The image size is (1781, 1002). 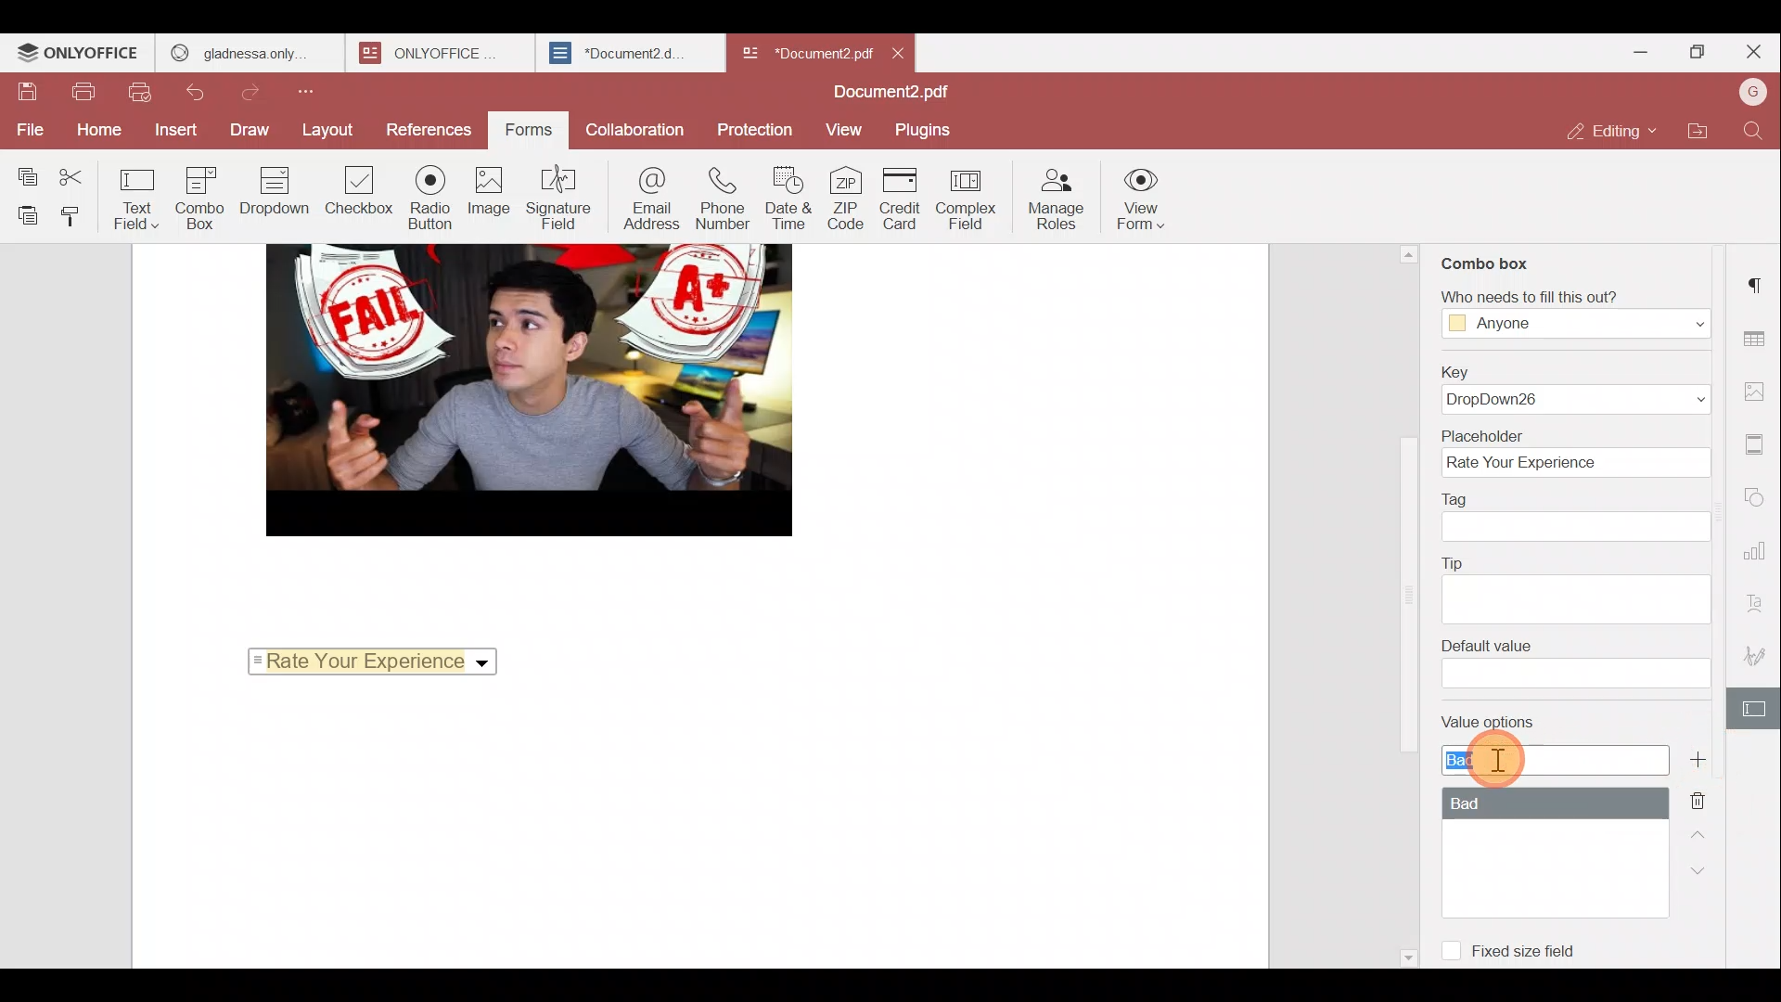 What do you see at coordinates (1487, 260) in the screenshot?
I see `Combo box` at bounding box center [1487, 260].